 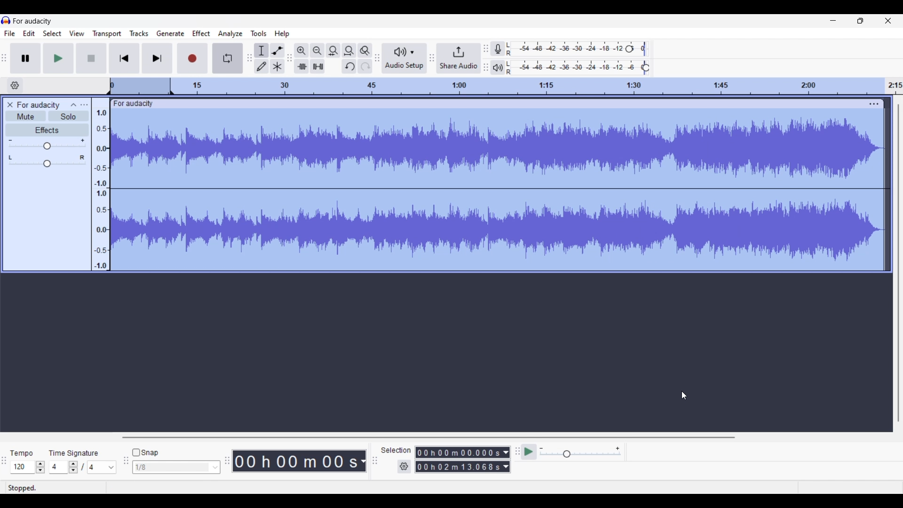 What do you see at coordinates (277, 50) in the screenshot?
I see `Envelop tool` at bounding box center [277, 50].